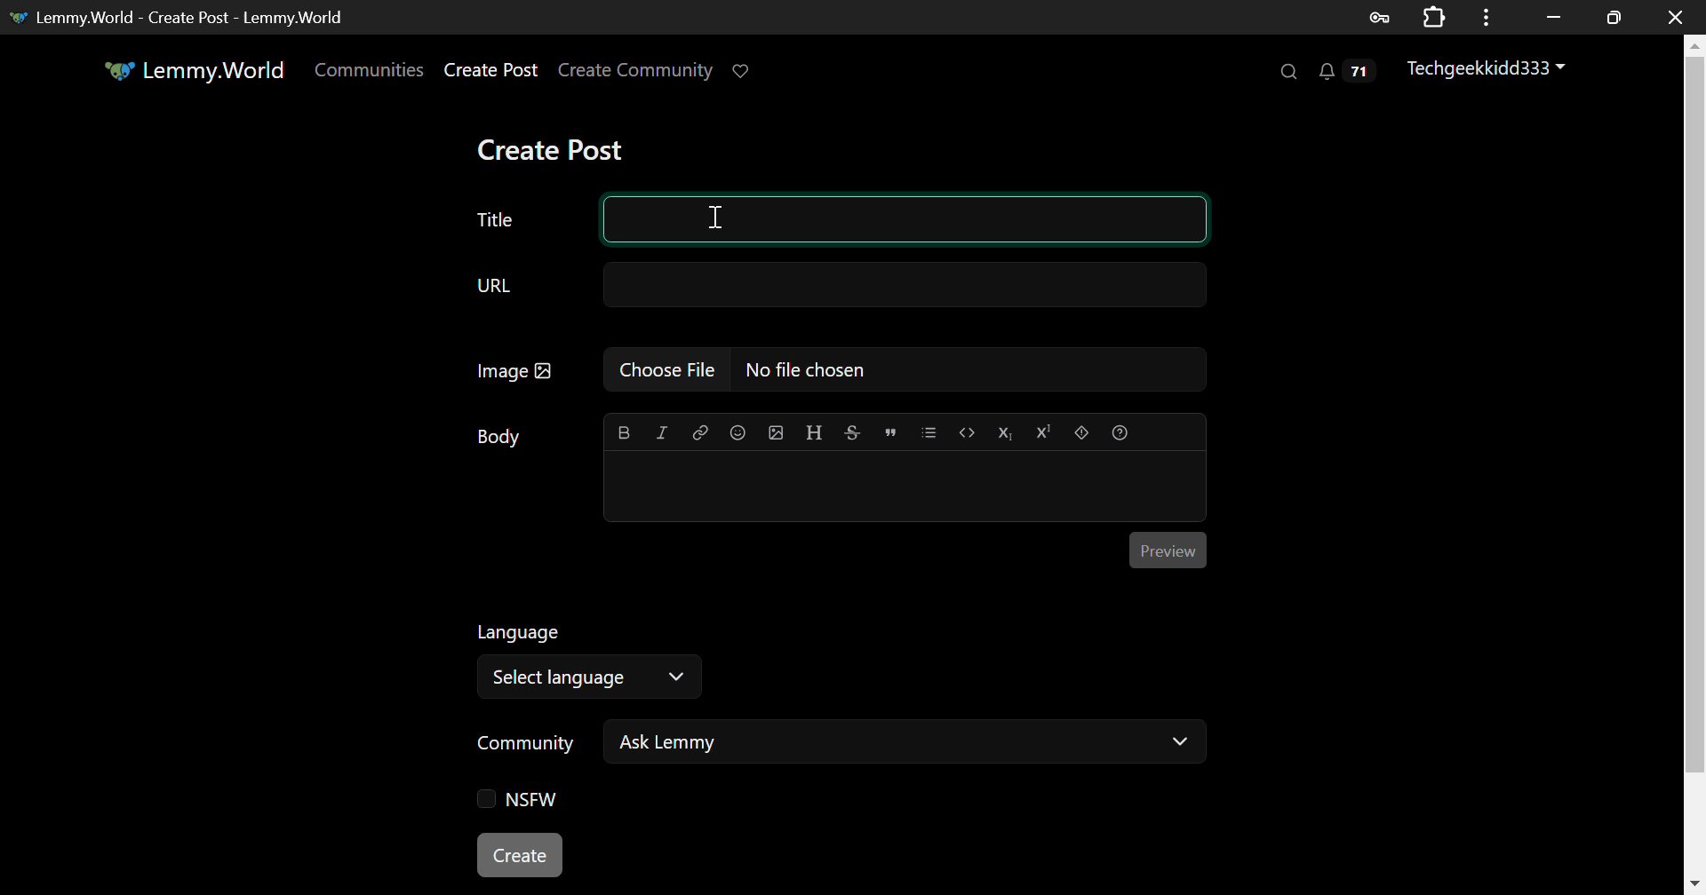 The width and height of the screenshot is (1706, 895). Describe the element at coordinates (815, 432) in the screenshot. I see `Header` at that location.